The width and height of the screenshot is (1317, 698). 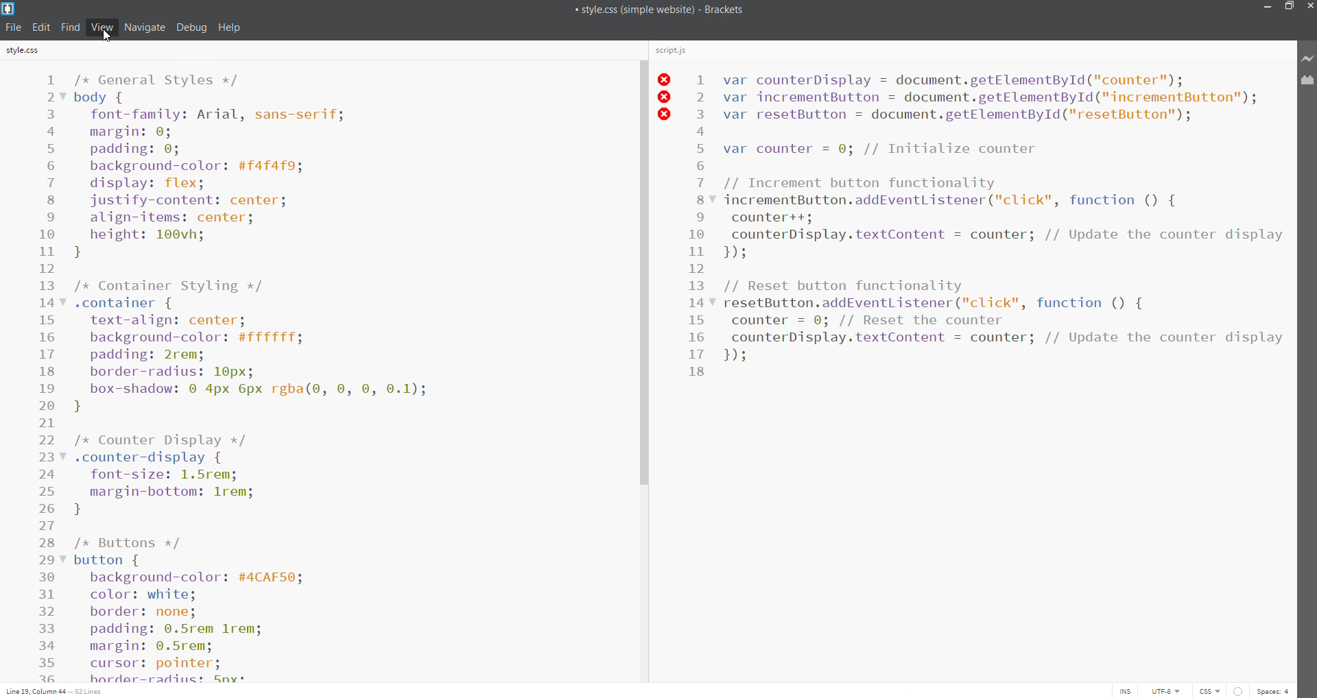 What do you see at coordinates (1206, 690) in the screenshot?
I see `file type` at bounding box center [1206, 690].